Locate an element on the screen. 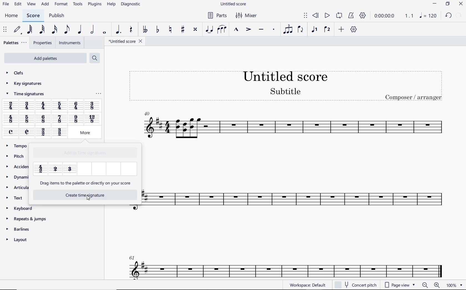 This screenshot has width=466, height=290. CONCERT PITCH is located at coordinates (355, 284).